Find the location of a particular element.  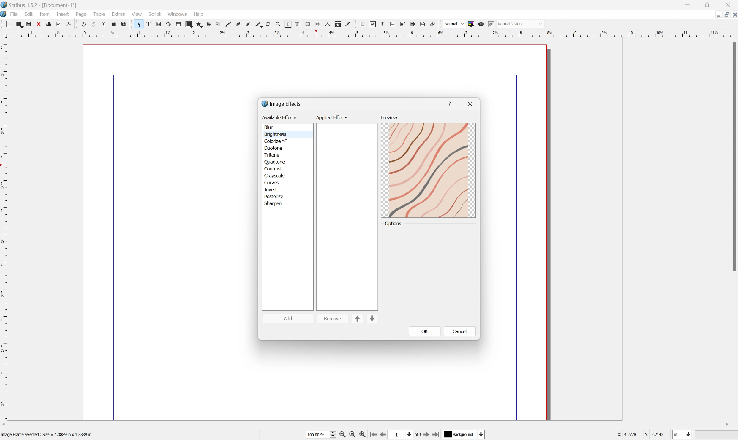

Edit text with story editor is located at coordinates (298, 24).